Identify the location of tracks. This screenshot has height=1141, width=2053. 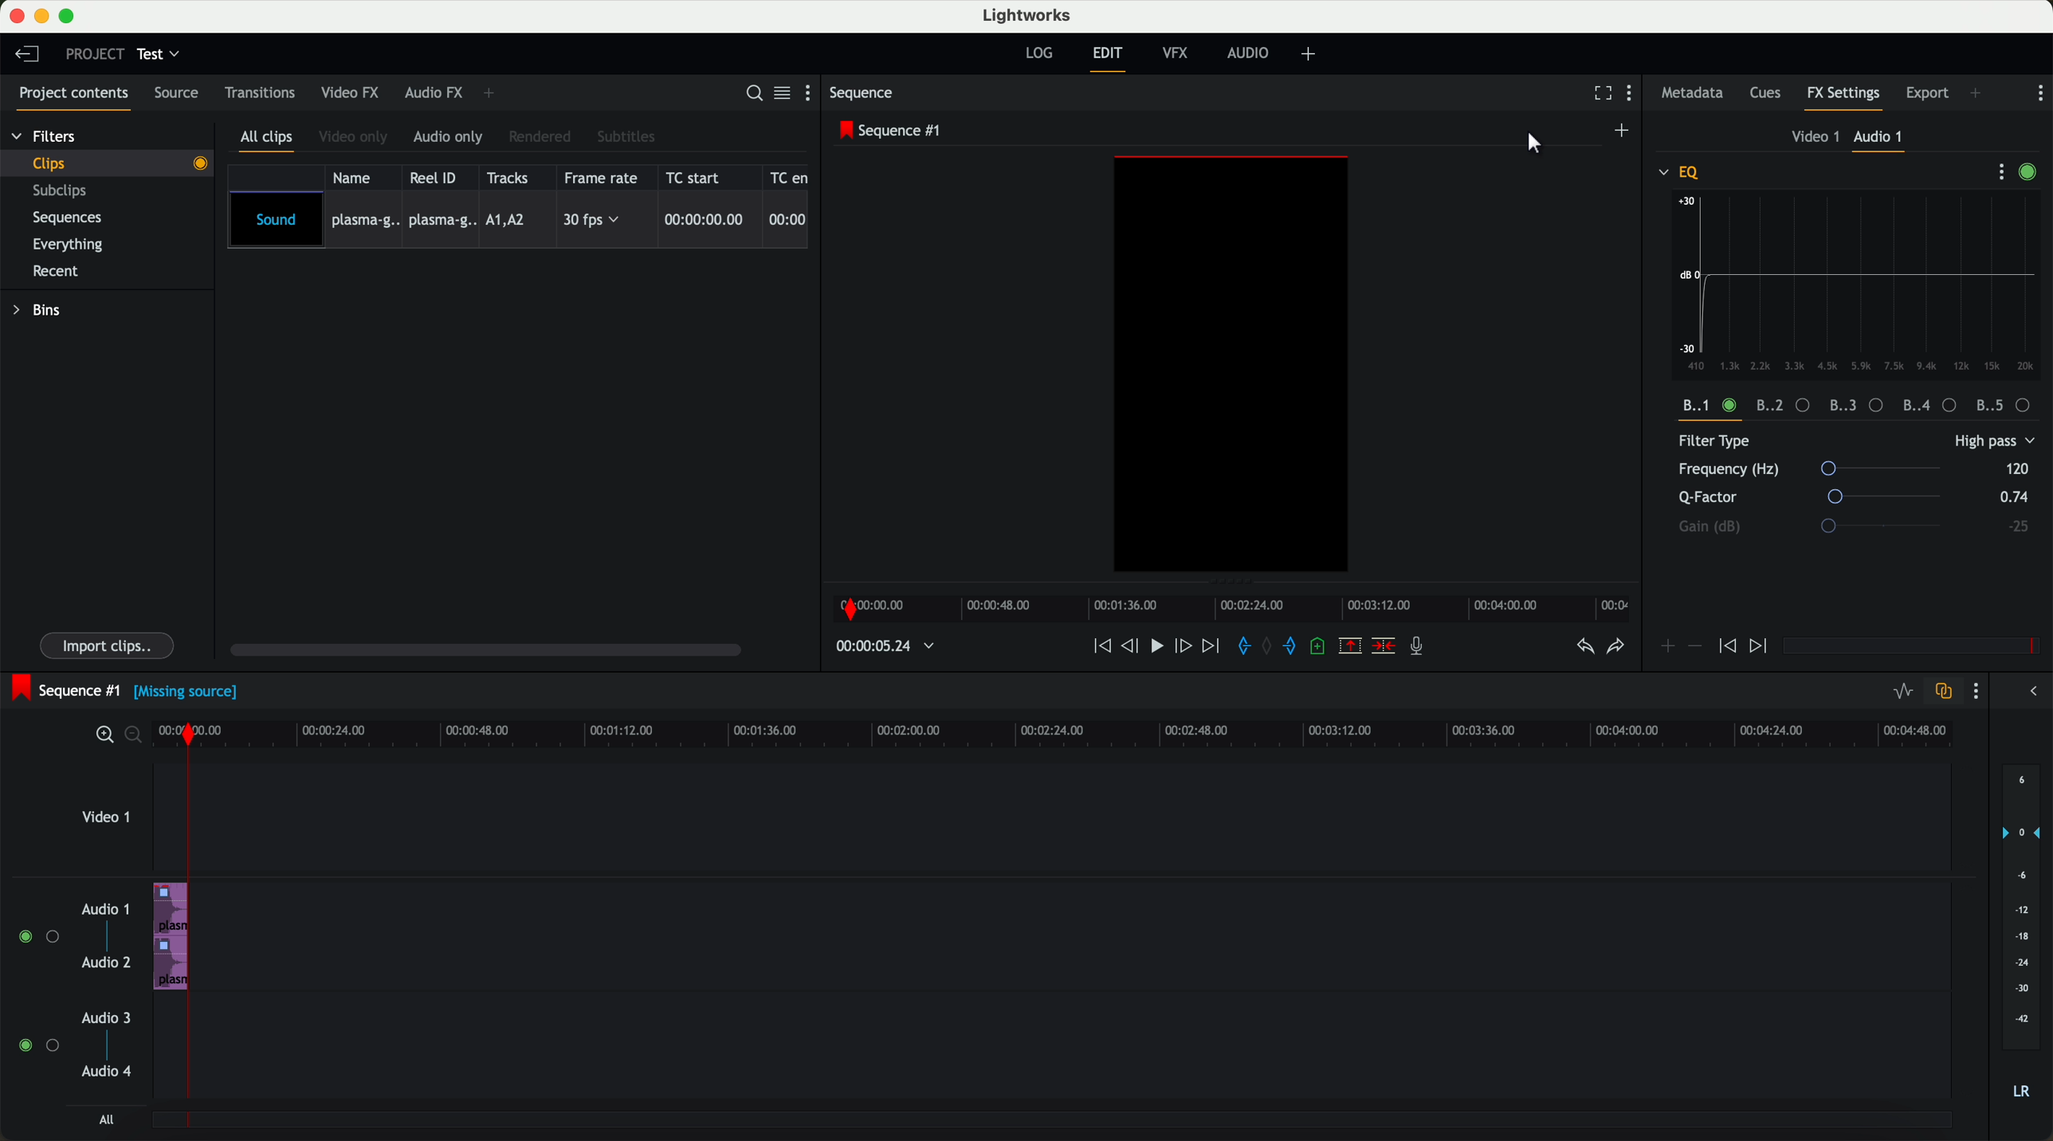
(511, 177).